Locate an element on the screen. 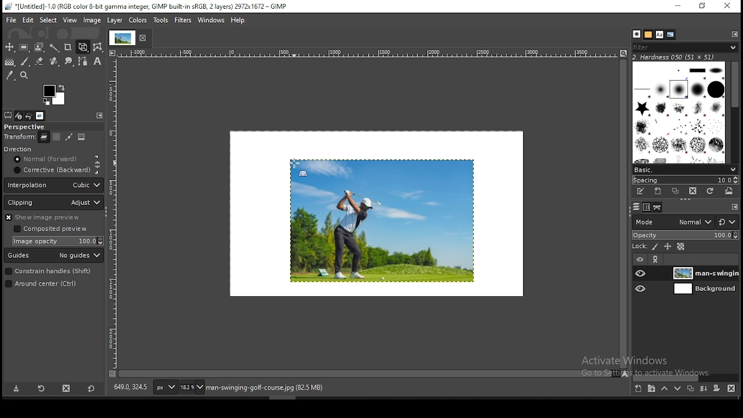 The width and height of the screenshot is (743, 418). save tool preset is located at coordinates (16, 389).